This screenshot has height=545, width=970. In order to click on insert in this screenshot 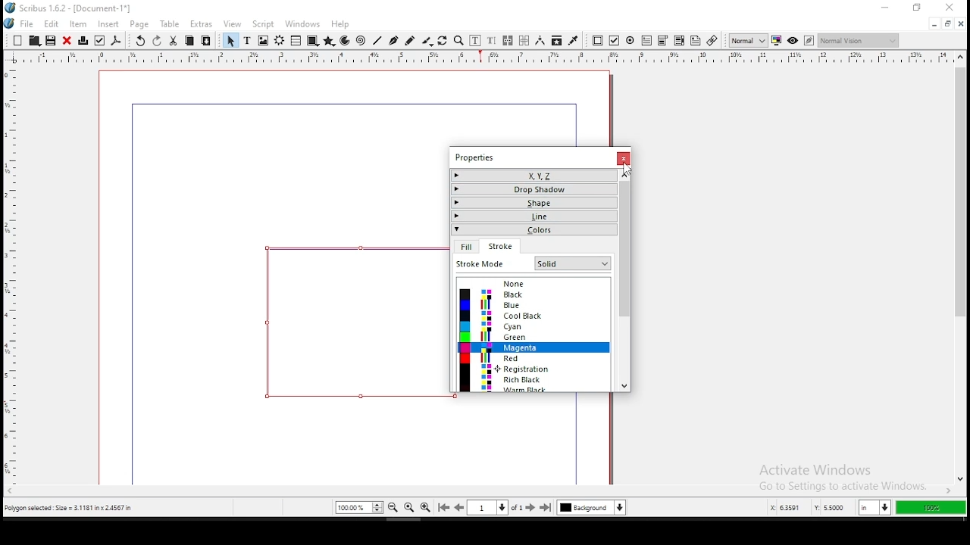, I will do `click(109, 24)`.